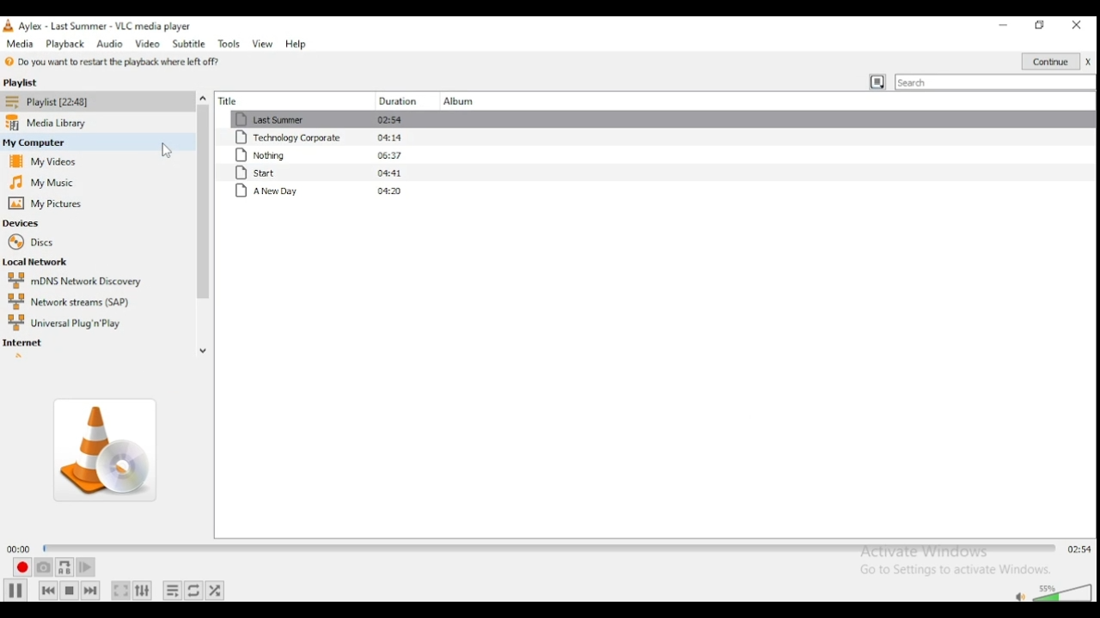 Image resolution: width=1100 pixels, height=618 pixels. I want to click on my computer, so click(41, 141).